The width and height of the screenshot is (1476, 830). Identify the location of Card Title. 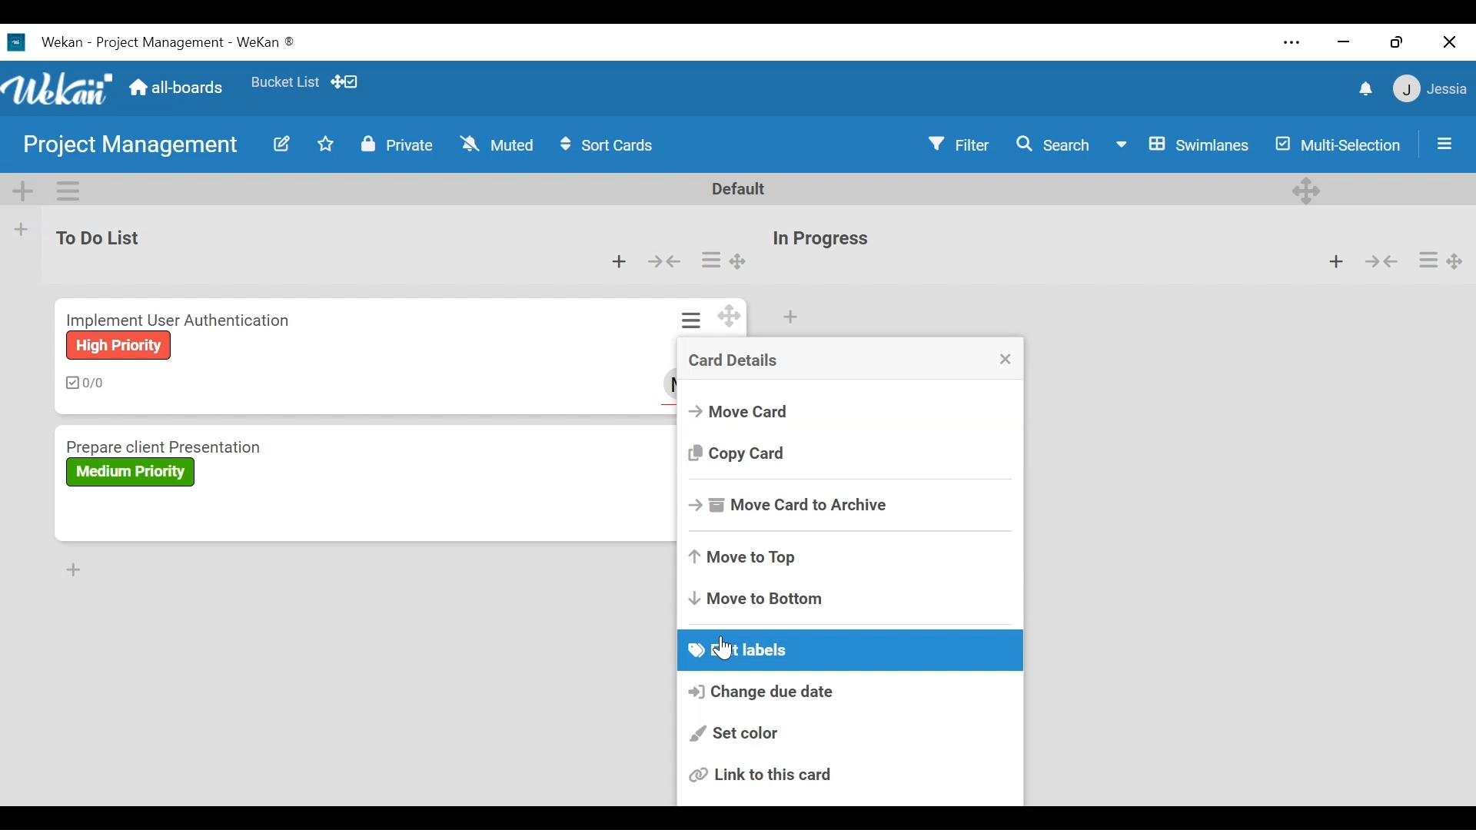
(221, 445).